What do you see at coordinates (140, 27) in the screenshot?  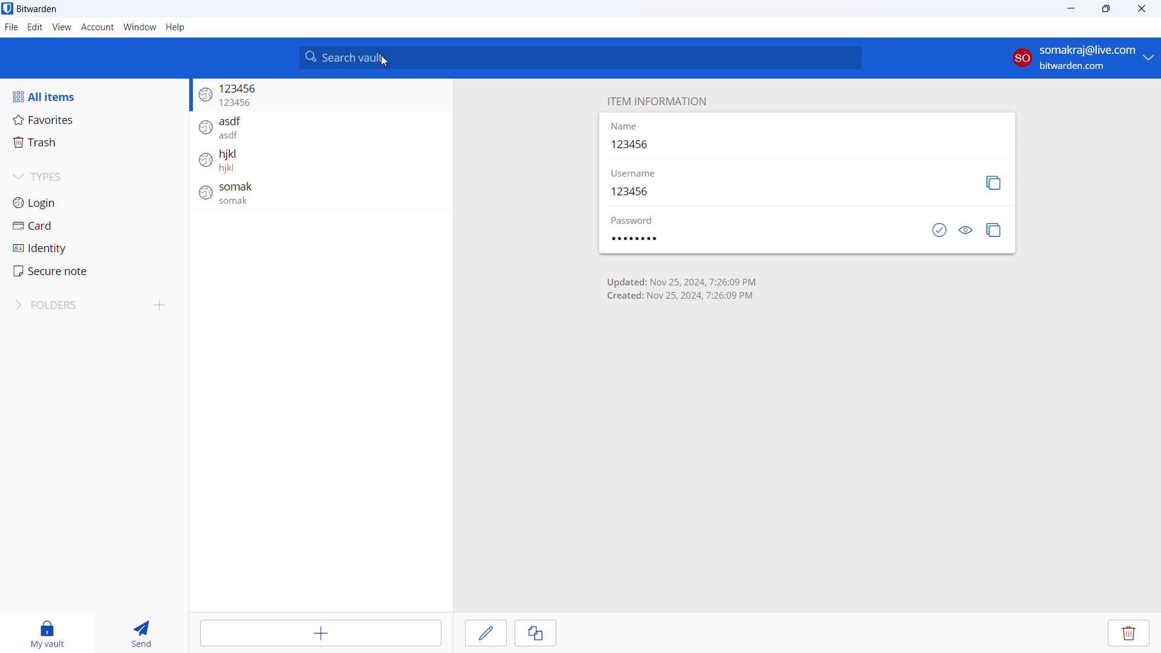 I see `window` at bounding box center [140, 27].